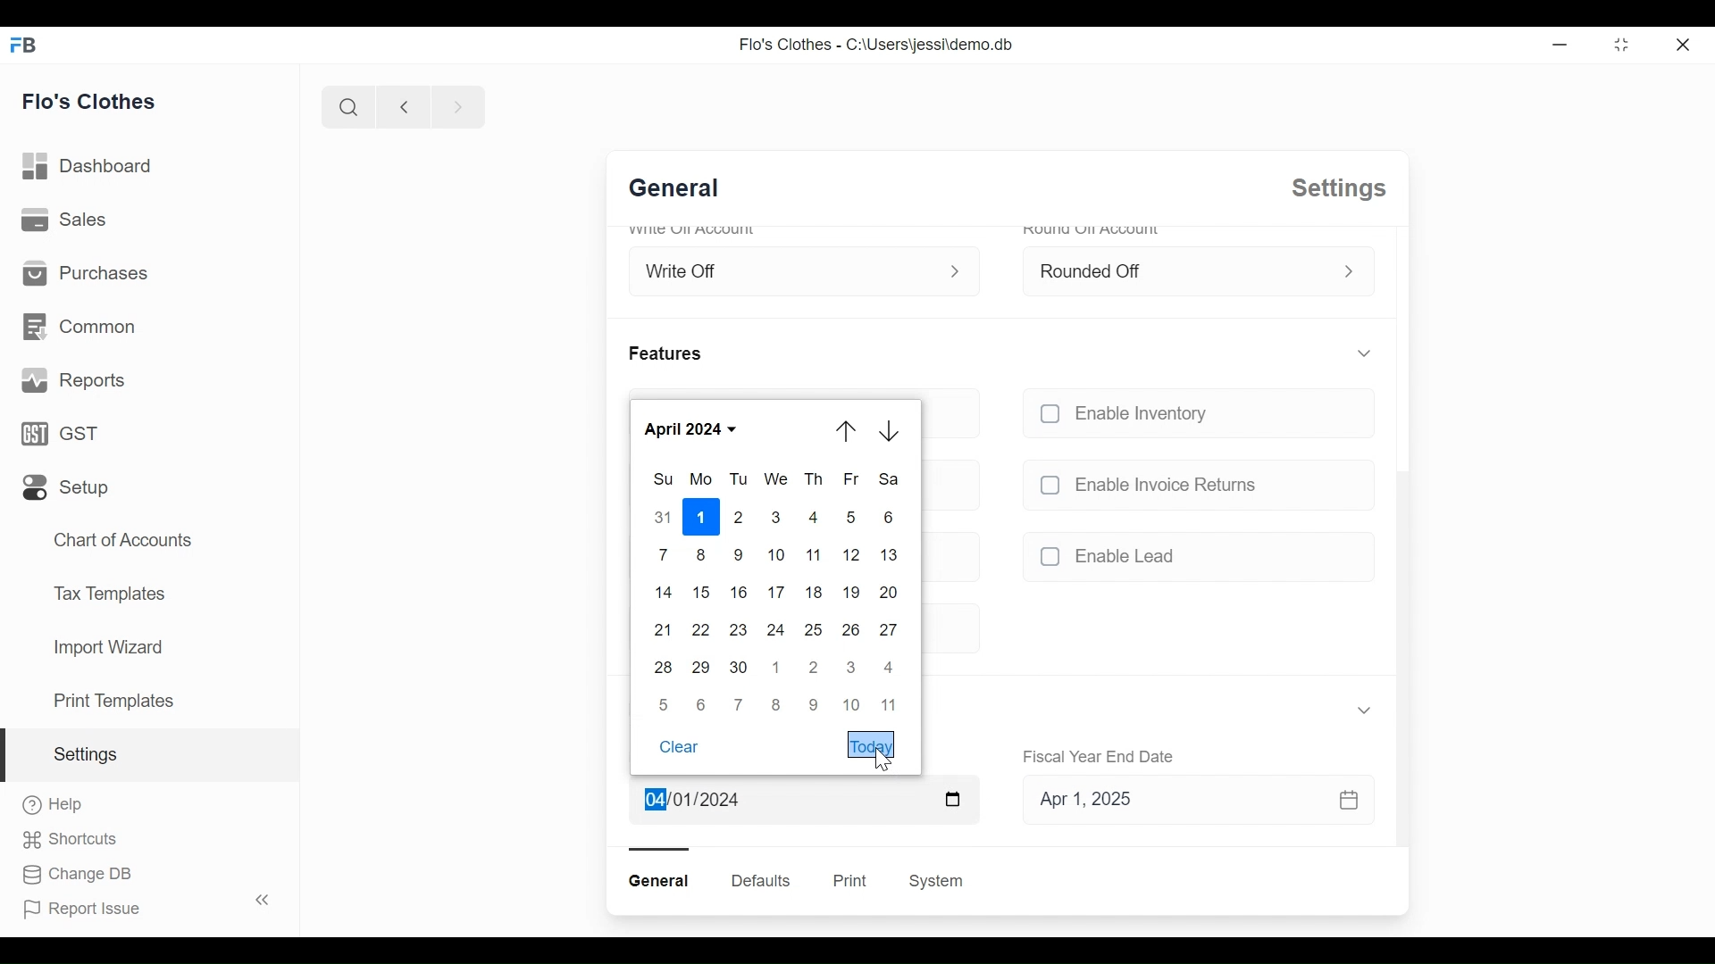 Image resolution: width=1715 pixels, height=964 pixels. I want to click on 8, so click(777, 703).